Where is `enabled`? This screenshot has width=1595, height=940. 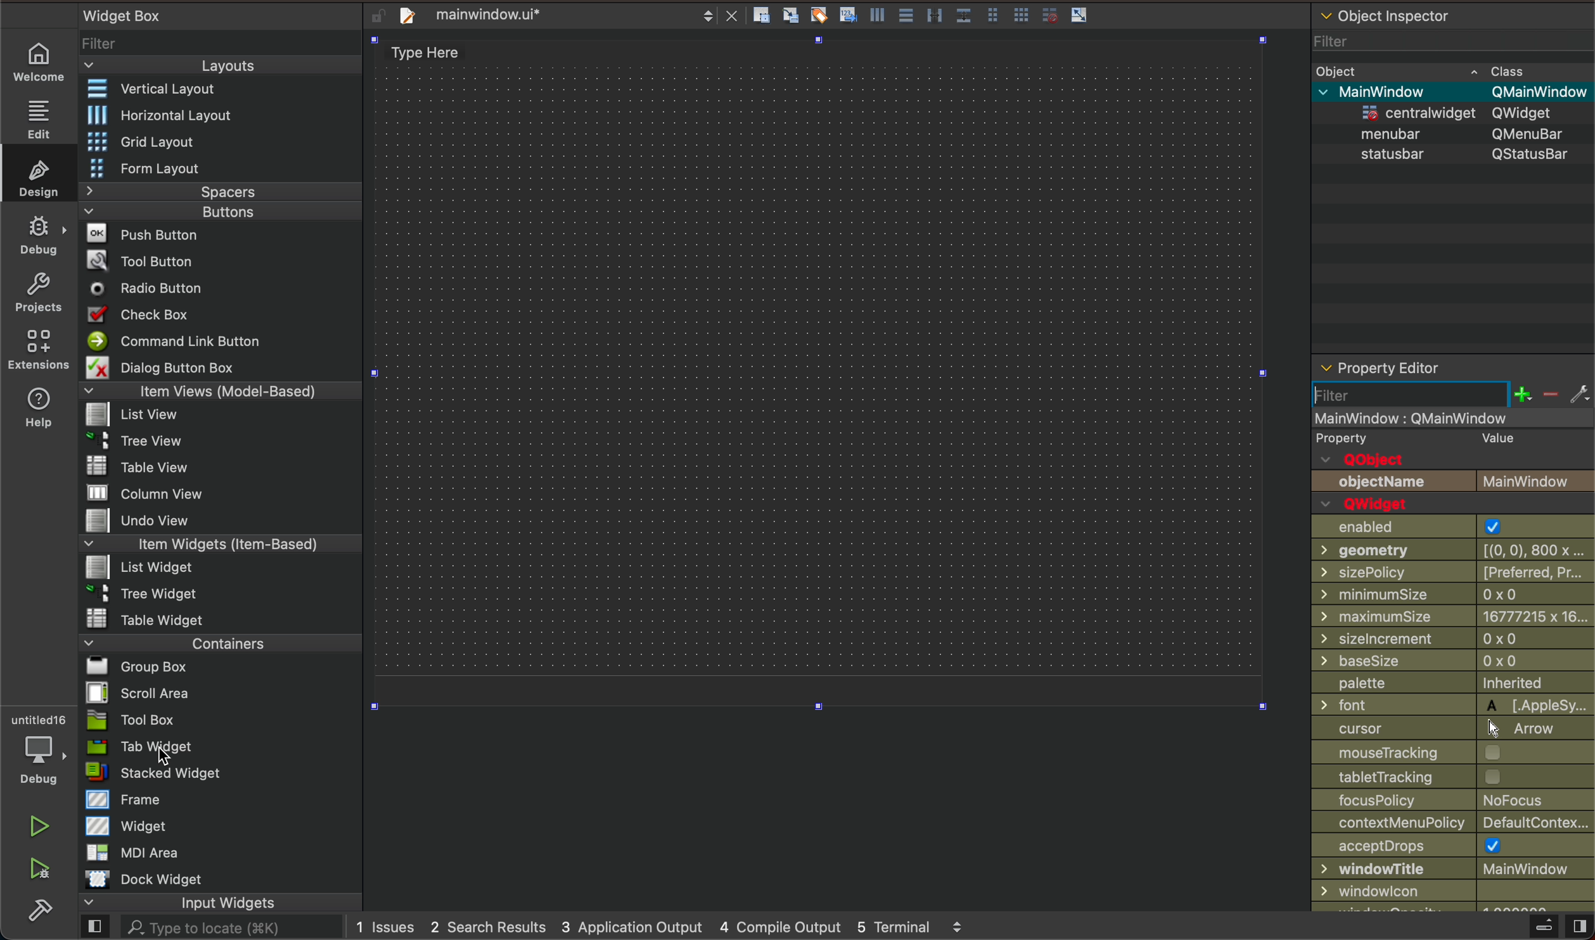
enabled is located at coordinates (1450, 526).